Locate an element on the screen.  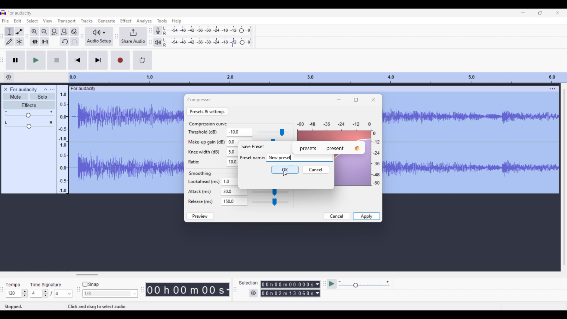
Indicates text box for preset name is located at coordinates (252, 157).